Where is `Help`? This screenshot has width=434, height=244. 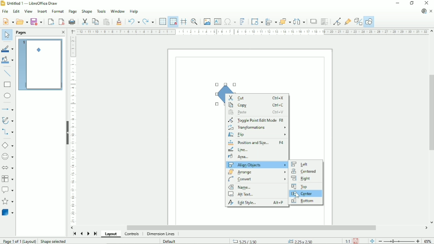 Help is located at coordinates (134, 11).